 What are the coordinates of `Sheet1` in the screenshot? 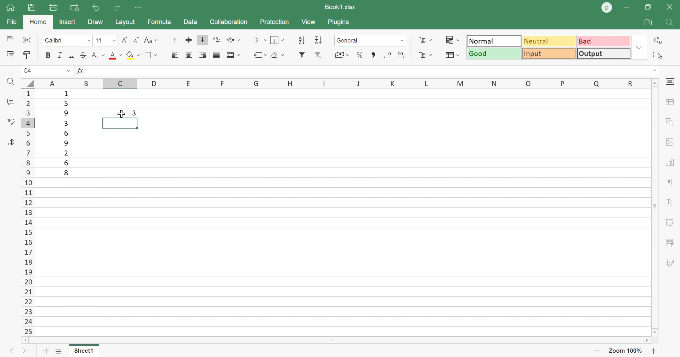 It's located at (84, 351).